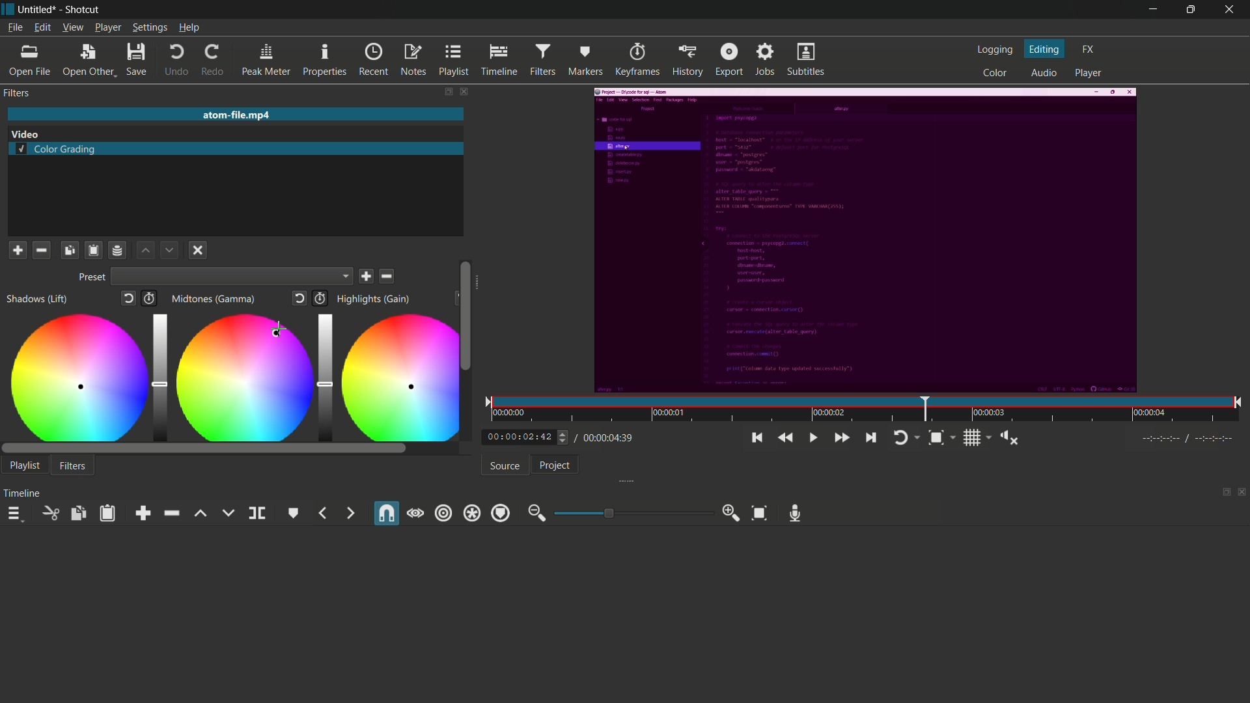  Describe the element at coordinates (70, 249) in the screenshot. I see `Copy` at that location.